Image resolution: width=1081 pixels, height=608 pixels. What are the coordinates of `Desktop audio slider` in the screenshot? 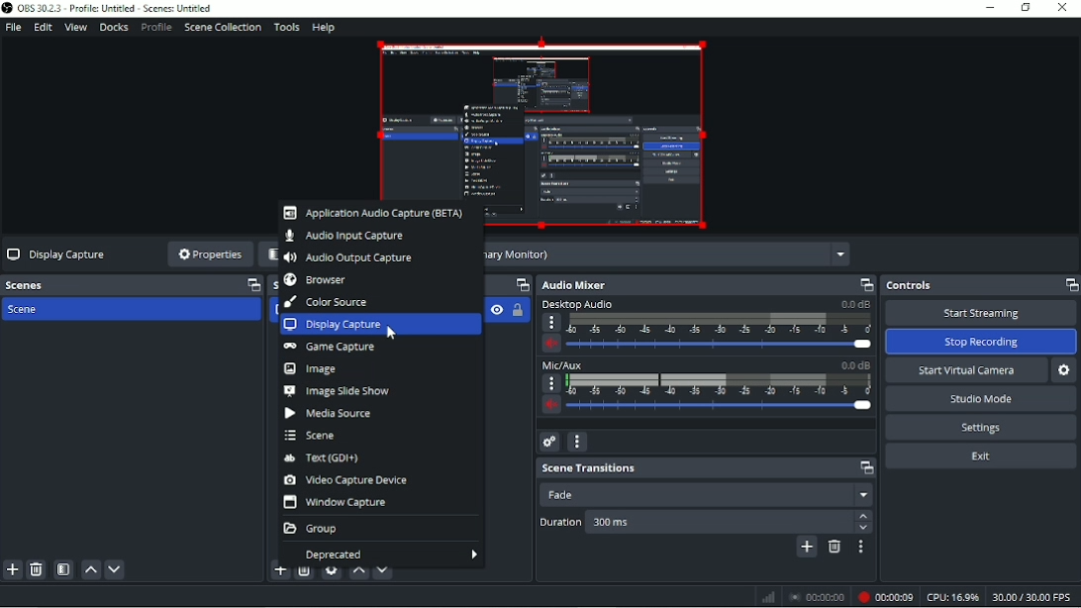 It's located at (706, 326).